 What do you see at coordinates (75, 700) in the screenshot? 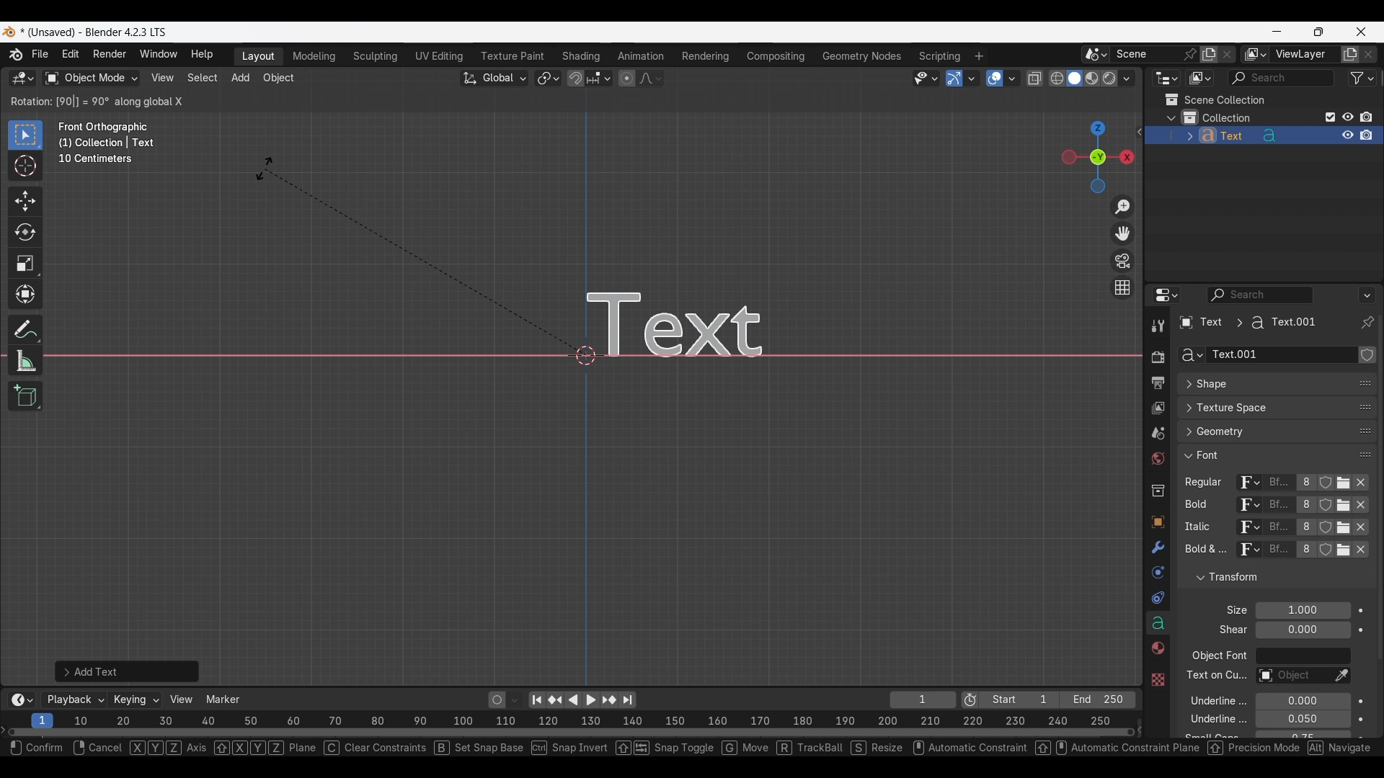
I see `Playback` at bounding box center [75, 700].